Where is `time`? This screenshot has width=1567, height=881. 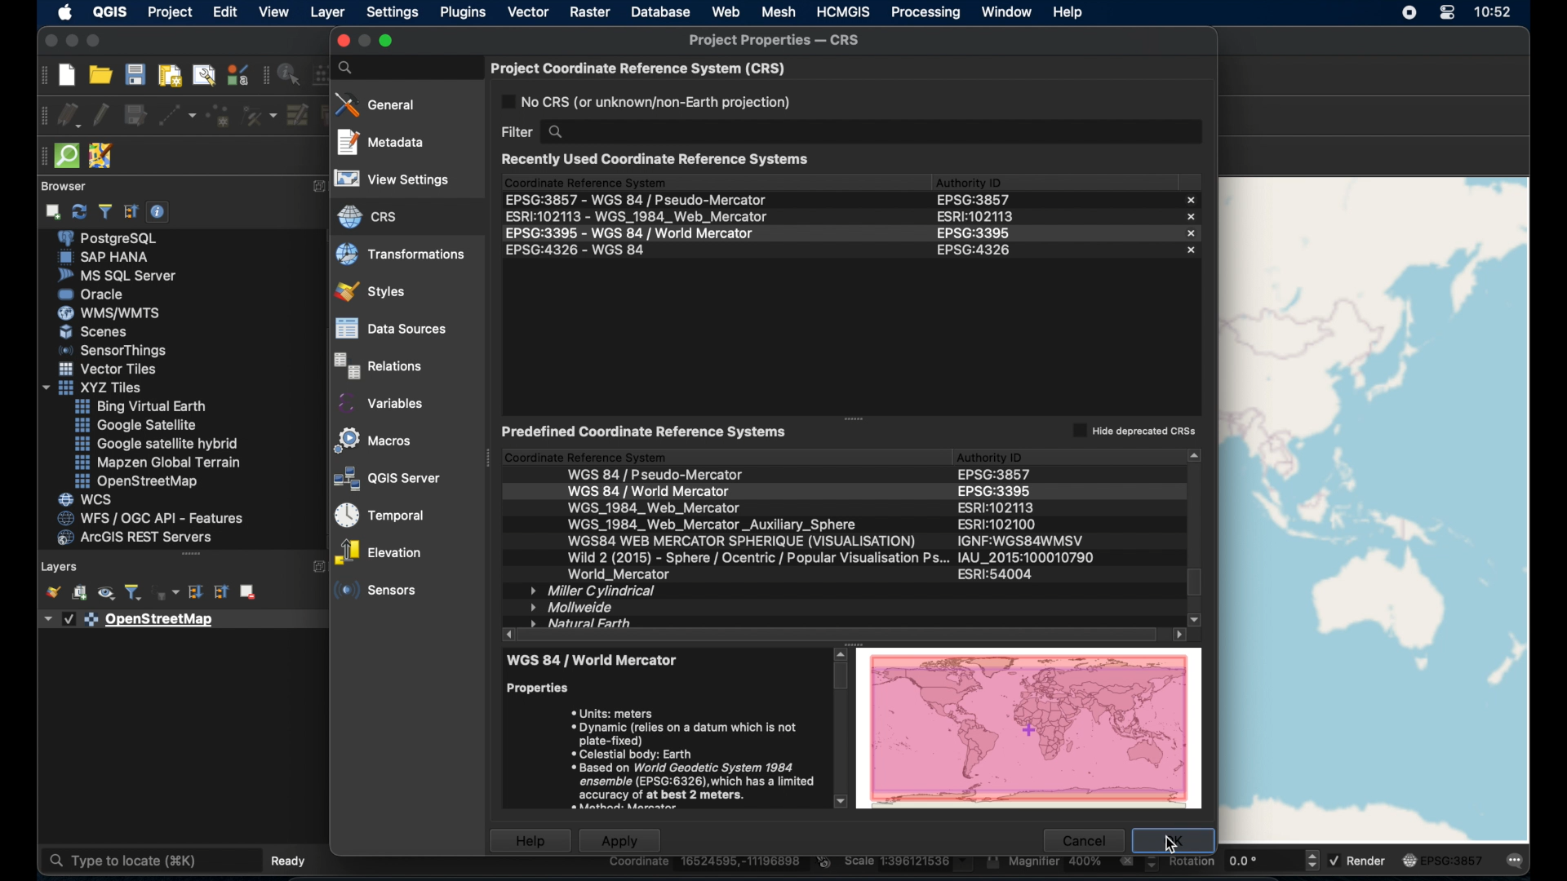
time is located at coordinates (1496, 11).